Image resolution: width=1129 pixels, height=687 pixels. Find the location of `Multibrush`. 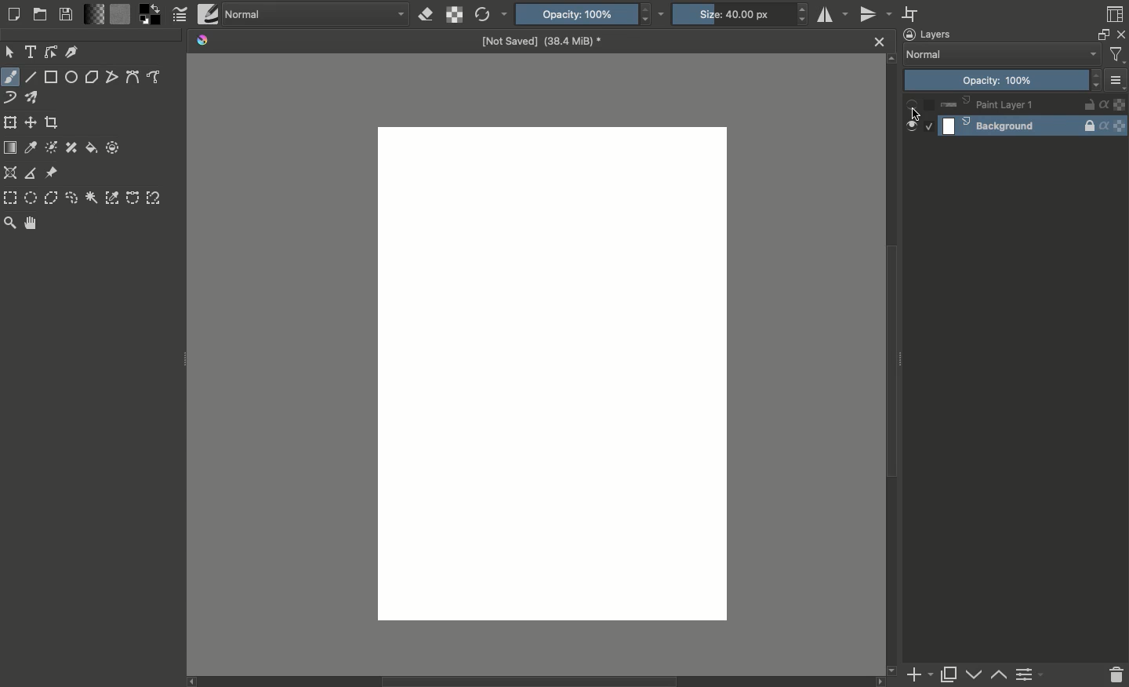

Multibrush is located at coordinates (37, 98).